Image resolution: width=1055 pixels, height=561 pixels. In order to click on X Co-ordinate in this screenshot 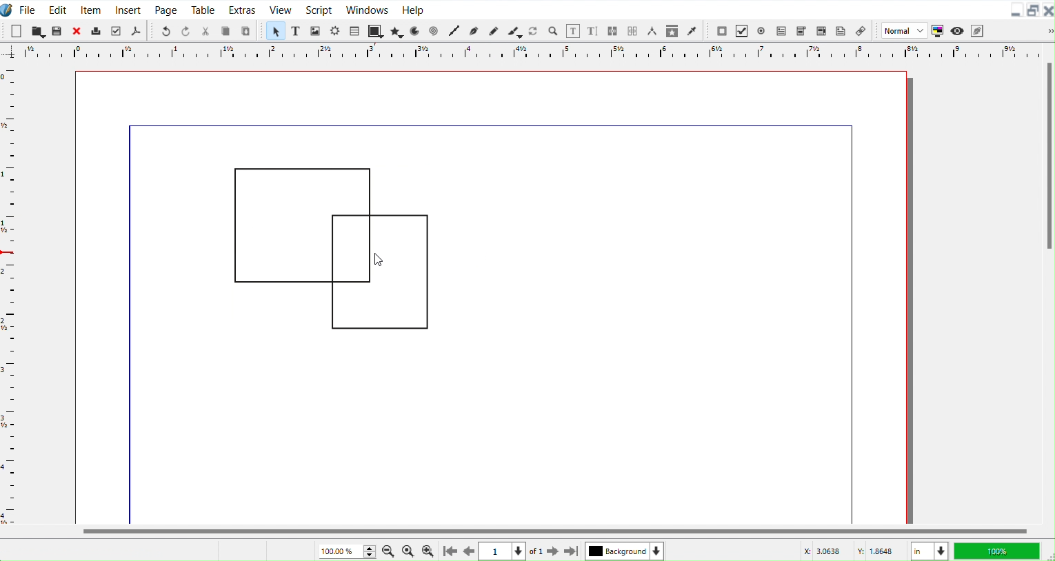, I will do `click(822, 551)`.